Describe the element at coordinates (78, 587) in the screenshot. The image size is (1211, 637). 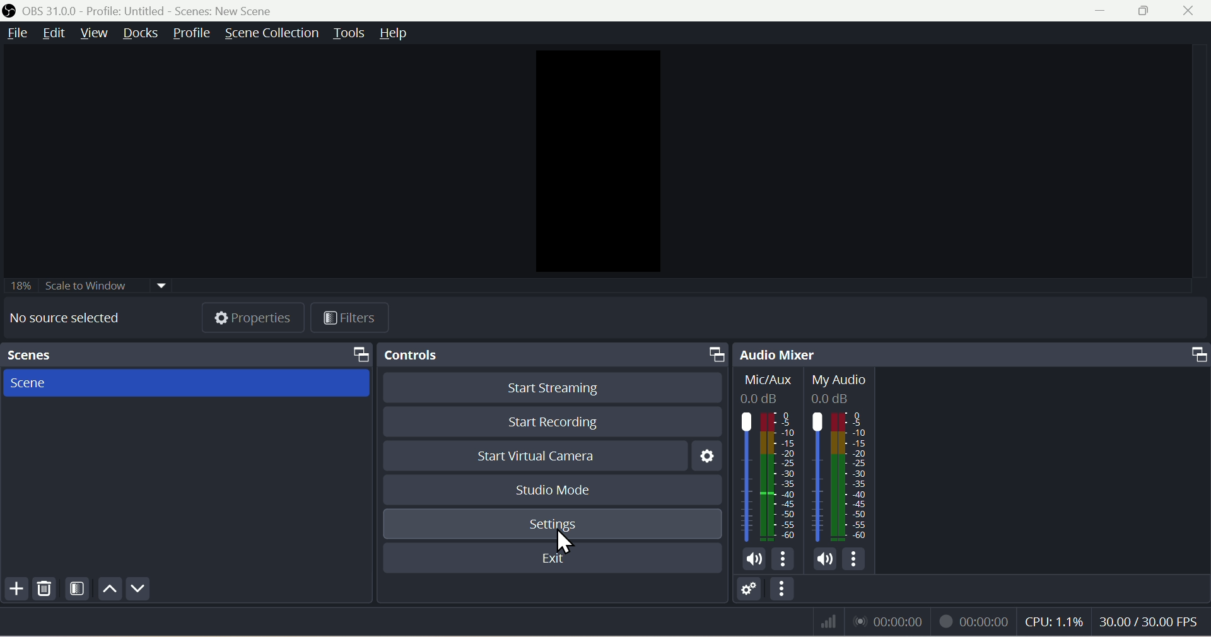
I see `Scene Filters` at that location.